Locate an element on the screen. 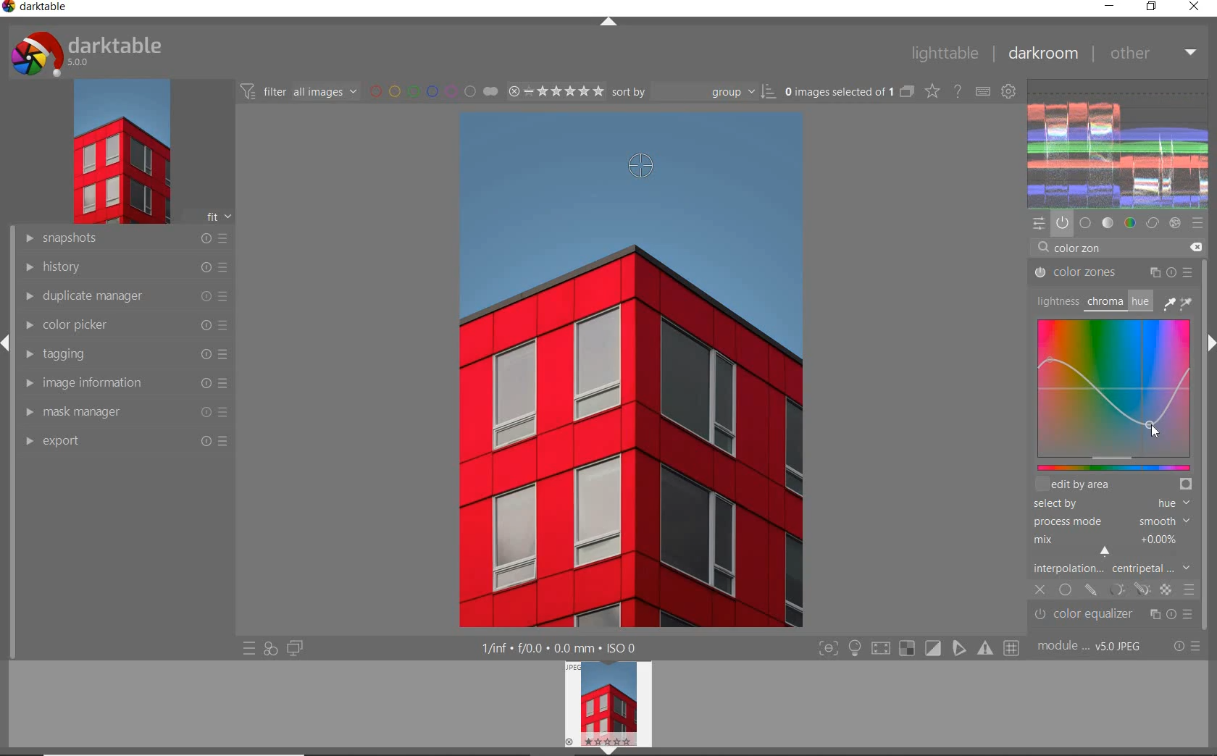 The height and width of the screenshot is (756, 1217). scrollbar is located at coordinates (1210, 504).